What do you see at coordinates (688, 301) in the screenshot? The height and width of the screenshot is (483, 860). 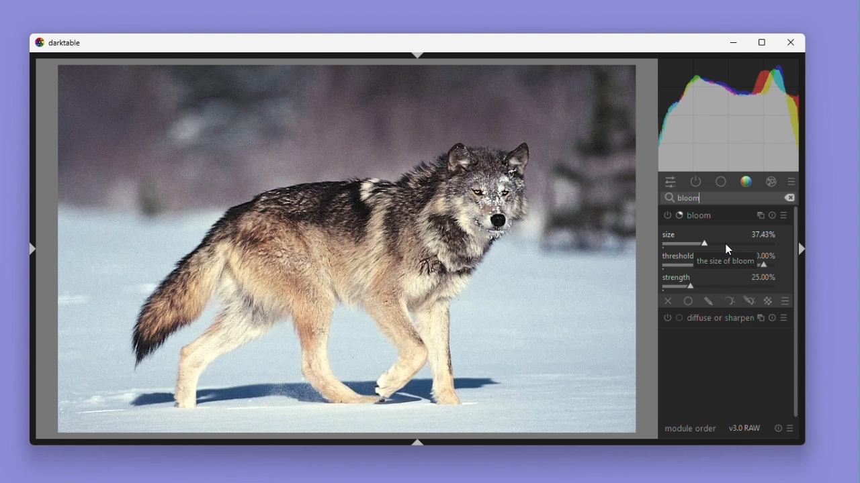 I see `Uniformly` at bounding box center [688, 301].